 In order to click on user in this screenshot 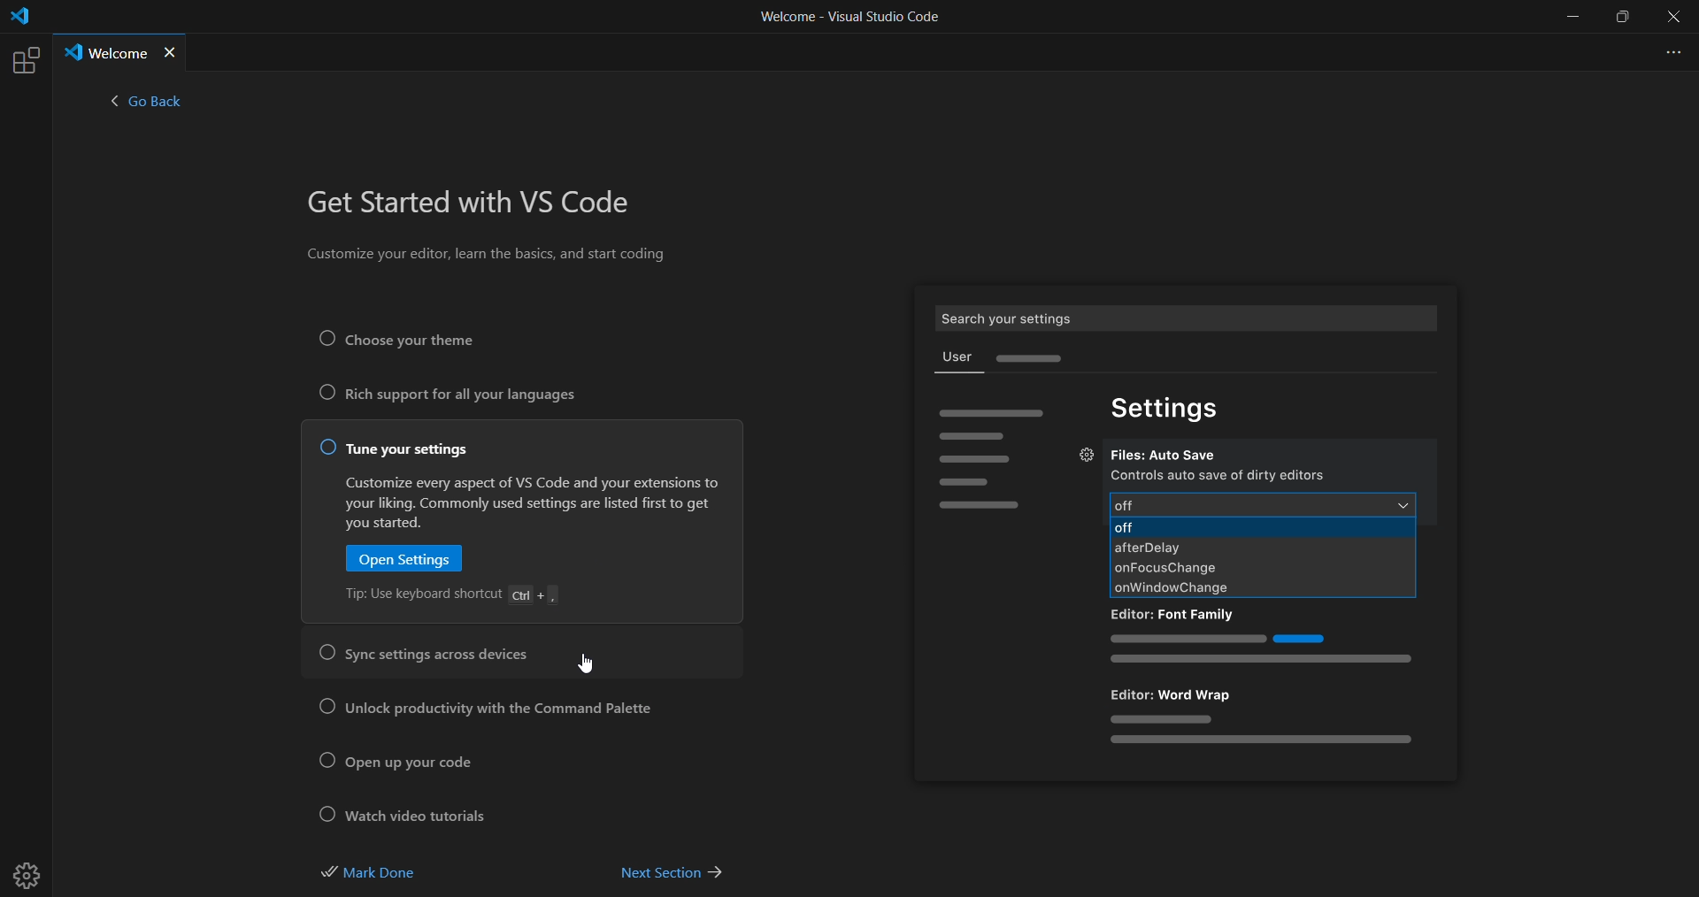, I will do `click(958, 360)`.